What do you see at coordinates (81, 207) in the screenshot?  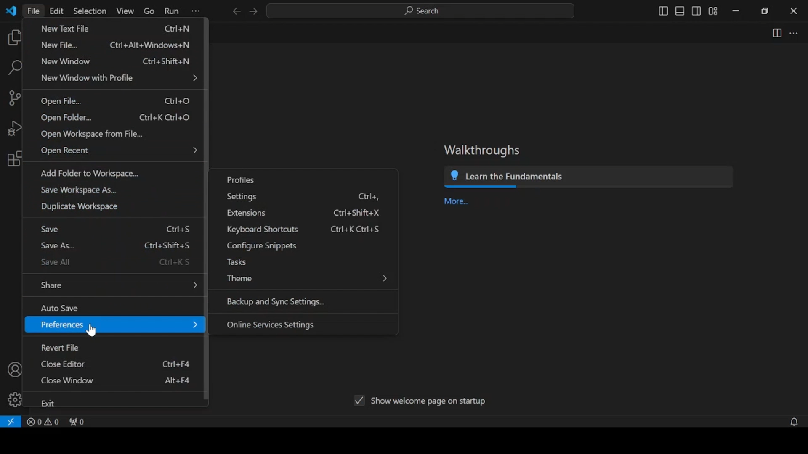 I see `duplicate workspace` at bounding box center [81, 207].